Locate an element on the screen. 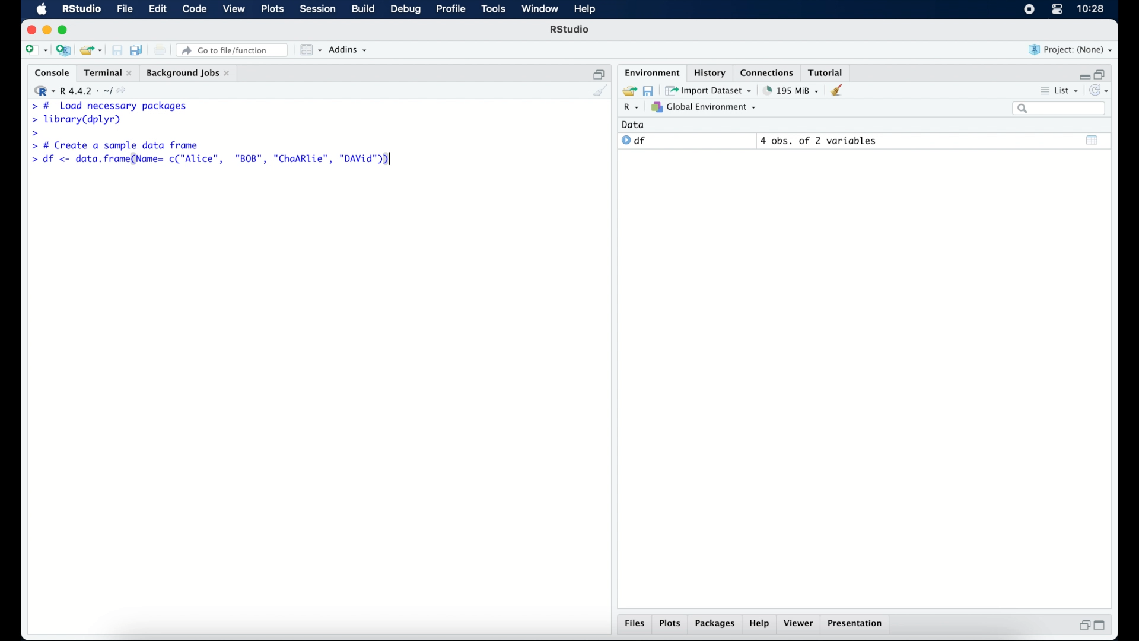 The width and height of the screenshot is (1139, 641). connections is located at coordinates (768, 72).